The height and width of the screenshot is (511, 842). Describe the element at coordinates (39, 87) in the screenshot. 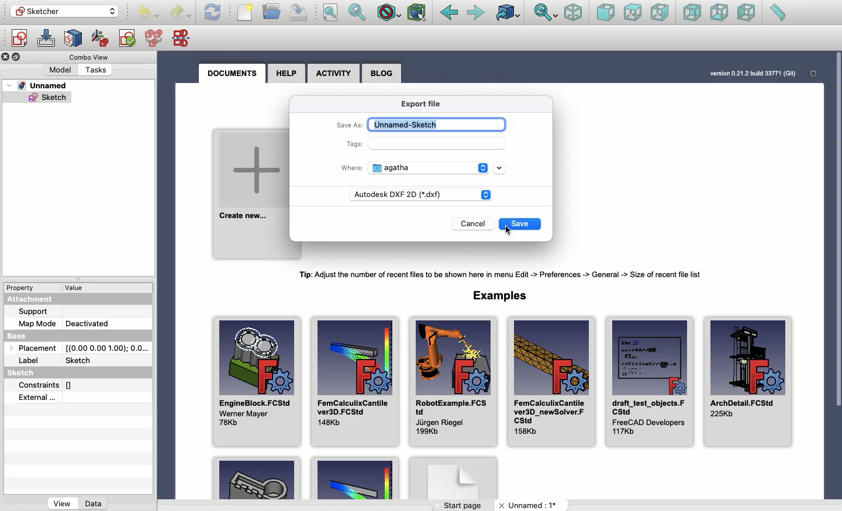

I see `Unnamed` at that location.